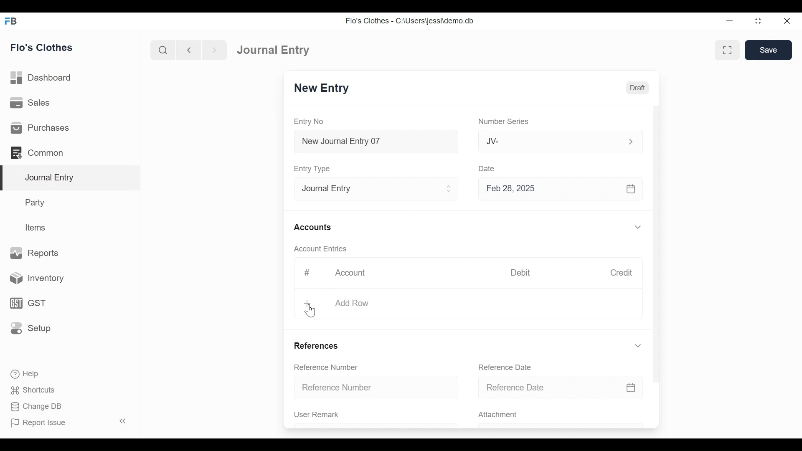 This screenshot has width=802, height=451. What do you see at coordinates (317, 414) in the screenshot?
I see `User Remark` at bounding box center [317, 414].